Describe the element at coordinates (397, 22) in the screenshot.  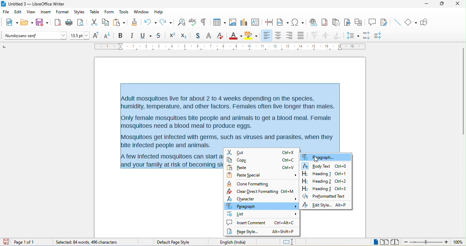
I see `insert line` at that location.